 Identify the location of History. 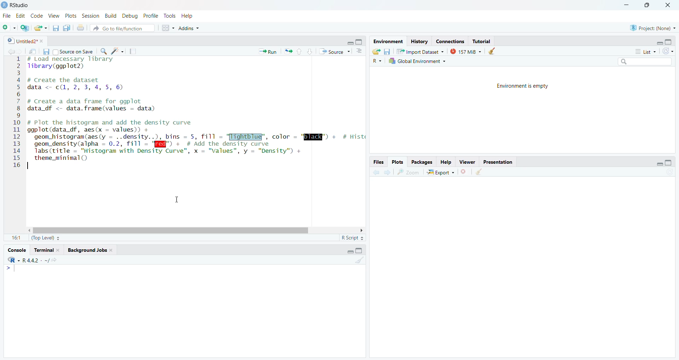
(420, 40).